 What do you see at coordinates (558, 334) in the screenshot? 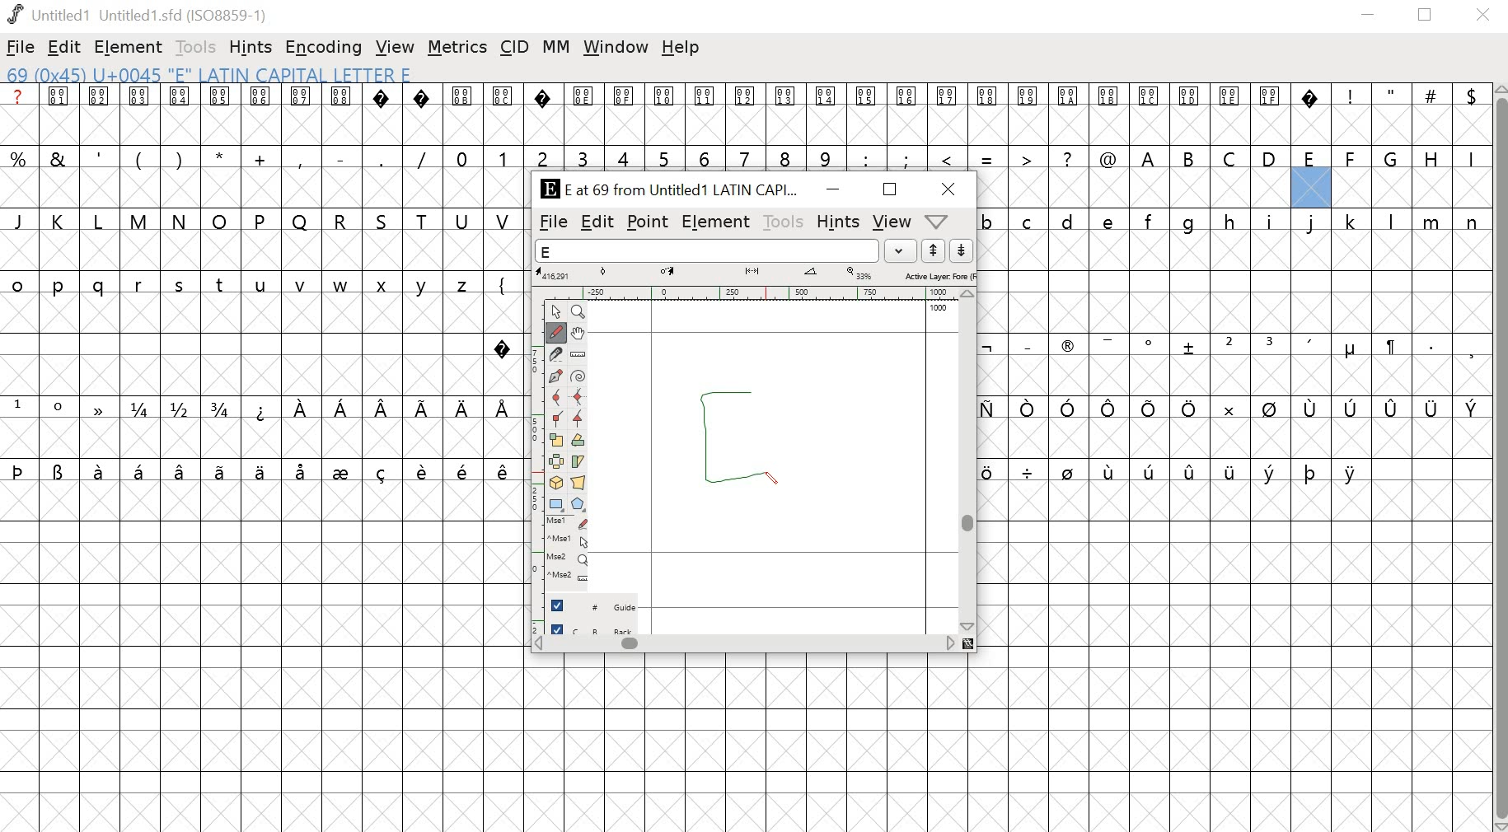
I see `Freehand` at bounding box center [558, 334].